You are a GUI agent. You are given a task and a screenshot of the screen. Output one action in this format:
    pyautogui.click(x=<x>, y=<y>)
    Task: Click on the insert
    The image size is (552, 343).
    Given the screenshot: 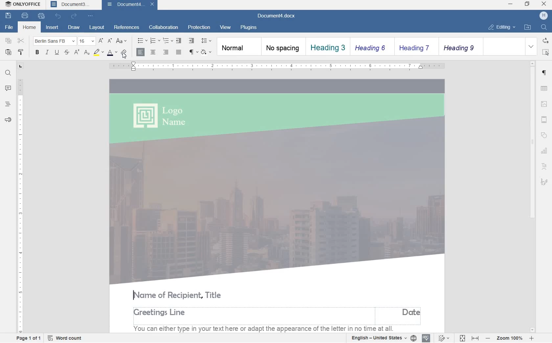 What is the action you would take?
    pyautogui.click(x=52, y=27)
    